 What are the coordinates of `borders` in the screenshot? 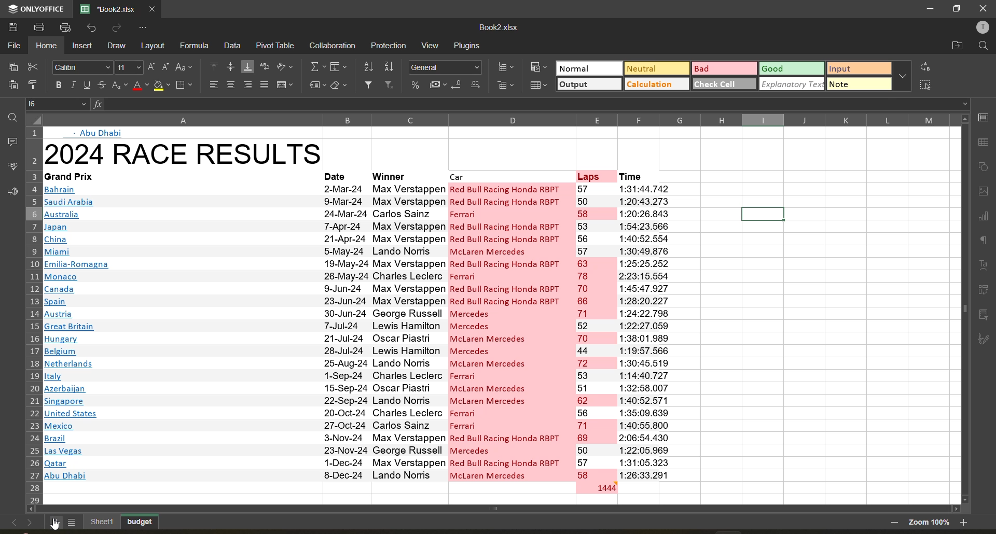 It's located at (184, 86).